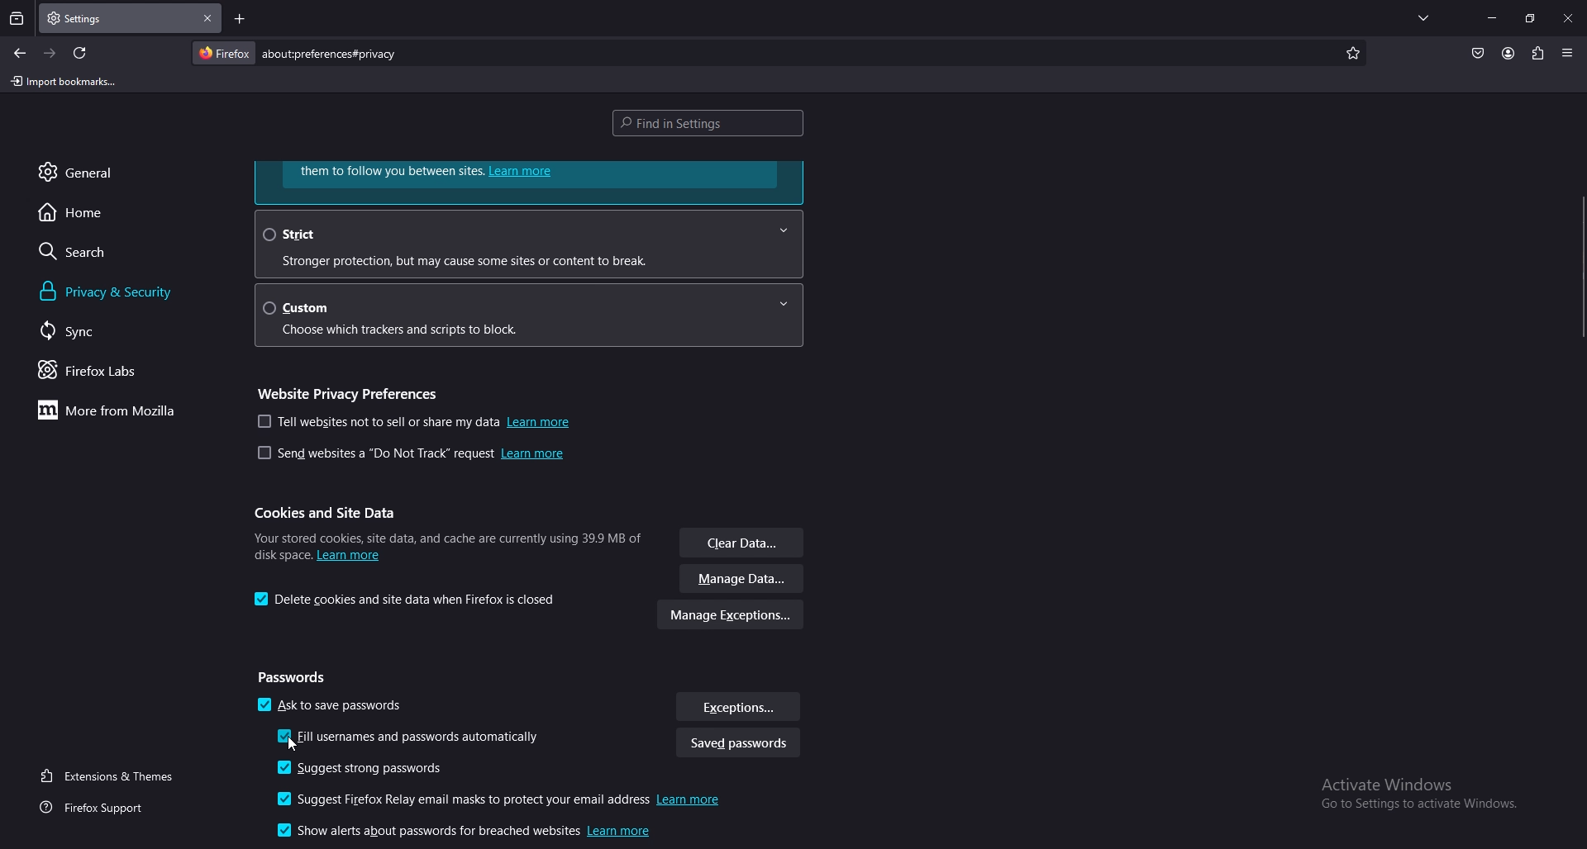 The image size is (1587, 849). What do you see at coordinates (737, 745) in the screenshot?
I see `saved password` at bounding box center [737, 745].